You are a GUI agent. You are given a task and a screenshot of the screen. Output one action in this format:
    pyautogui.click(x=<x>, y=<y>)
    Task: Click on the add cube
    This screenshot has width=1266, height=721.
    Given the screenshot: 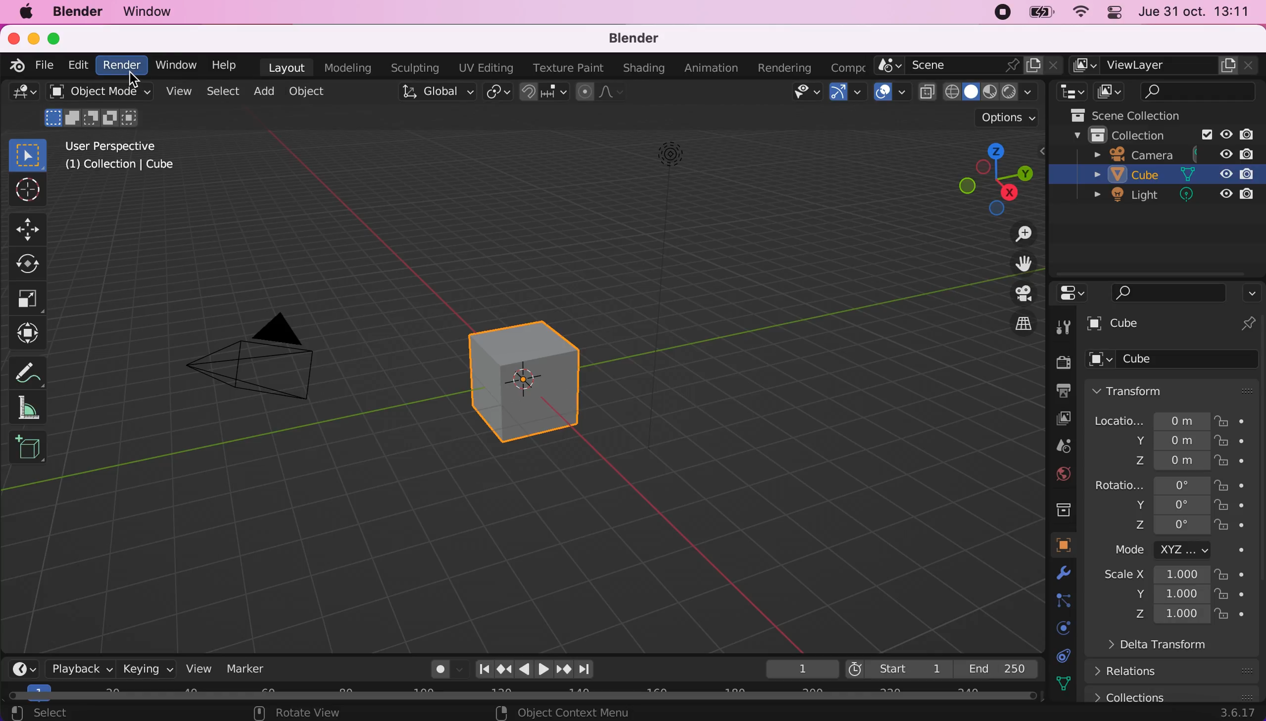 What is the action you would take?
    pyautogui.click(x=30, y=446)
    